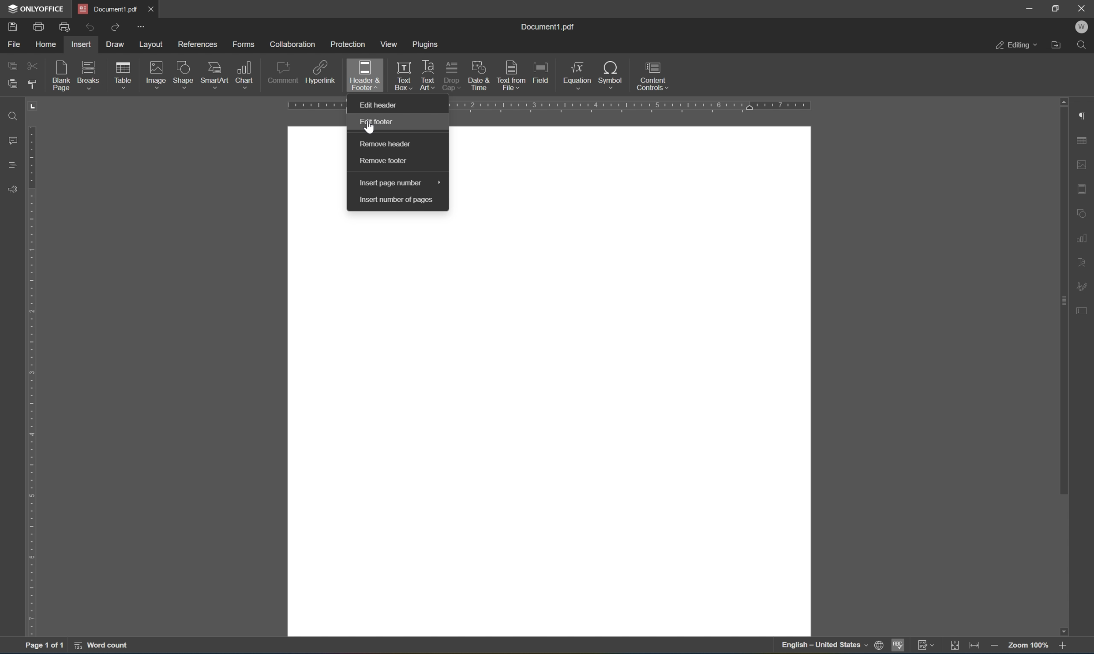 Image resolution: width=1094 pixels, height=654 pixels. Describe the element at coordinates (13, 115) in the screenshot. I see `find` at that location.